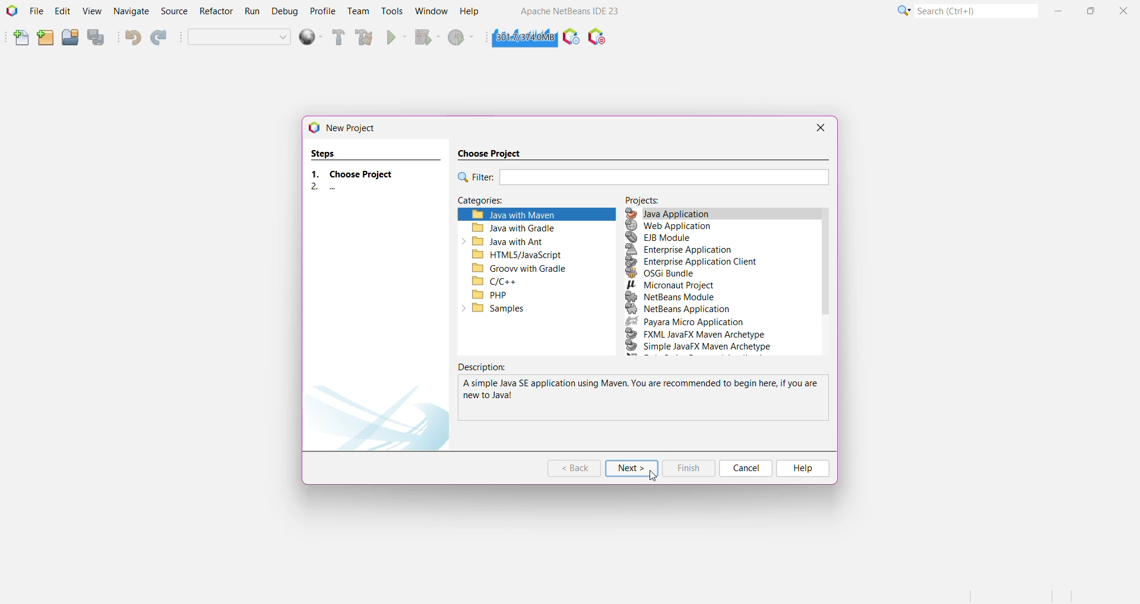 This screenshot has height=604, width=1140. What do you see at coordinates (632, 468) in the screenshot?
I see `Next` at bounding box center [632, 468].